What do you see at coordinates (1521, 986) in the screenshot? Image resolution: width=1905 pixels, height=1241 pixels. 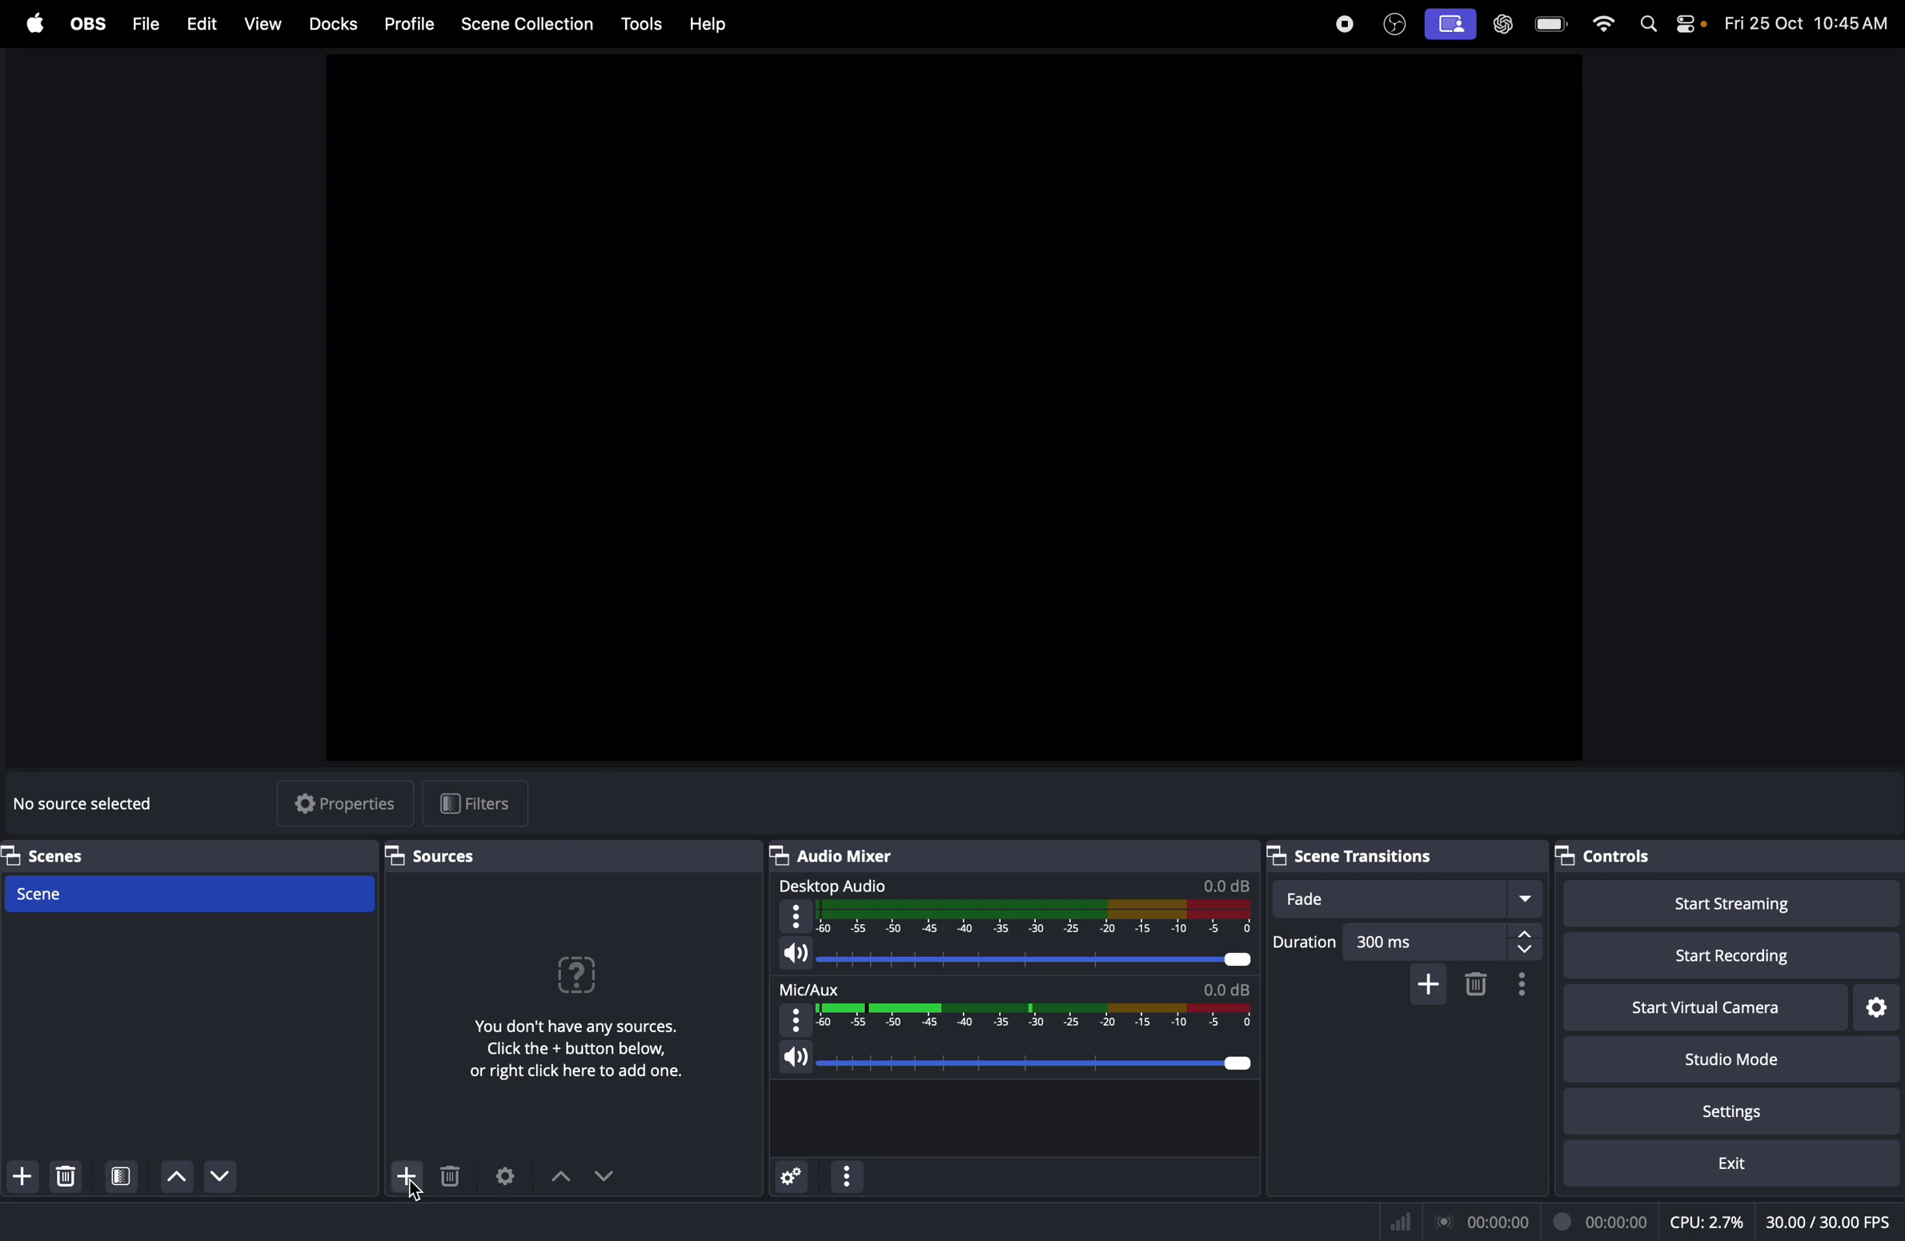 I see `transition properties` at bounding box center [1521, 986].